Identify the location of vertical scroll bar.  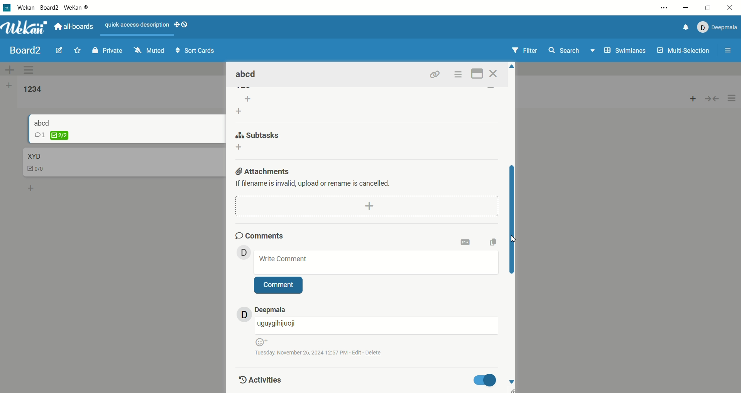
(513, 220).